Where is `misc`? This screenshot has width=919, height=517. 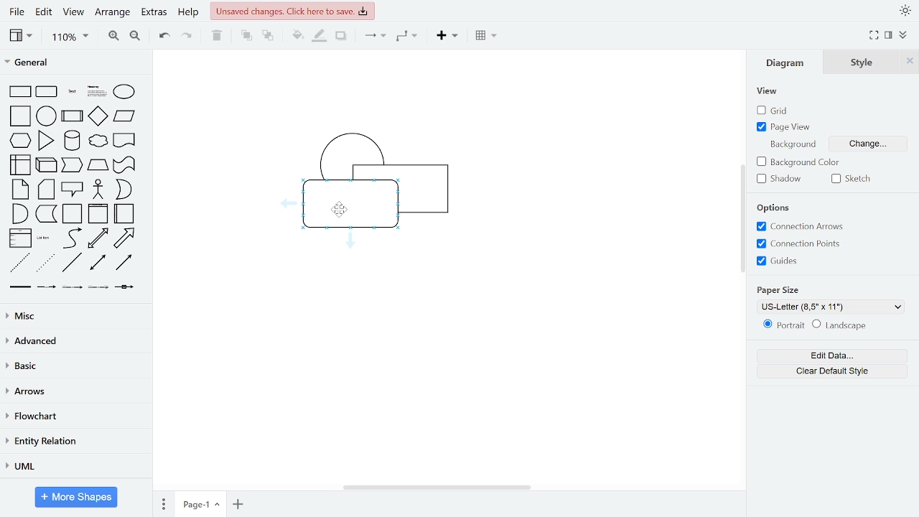
misc is located at coordinates (77, 315).